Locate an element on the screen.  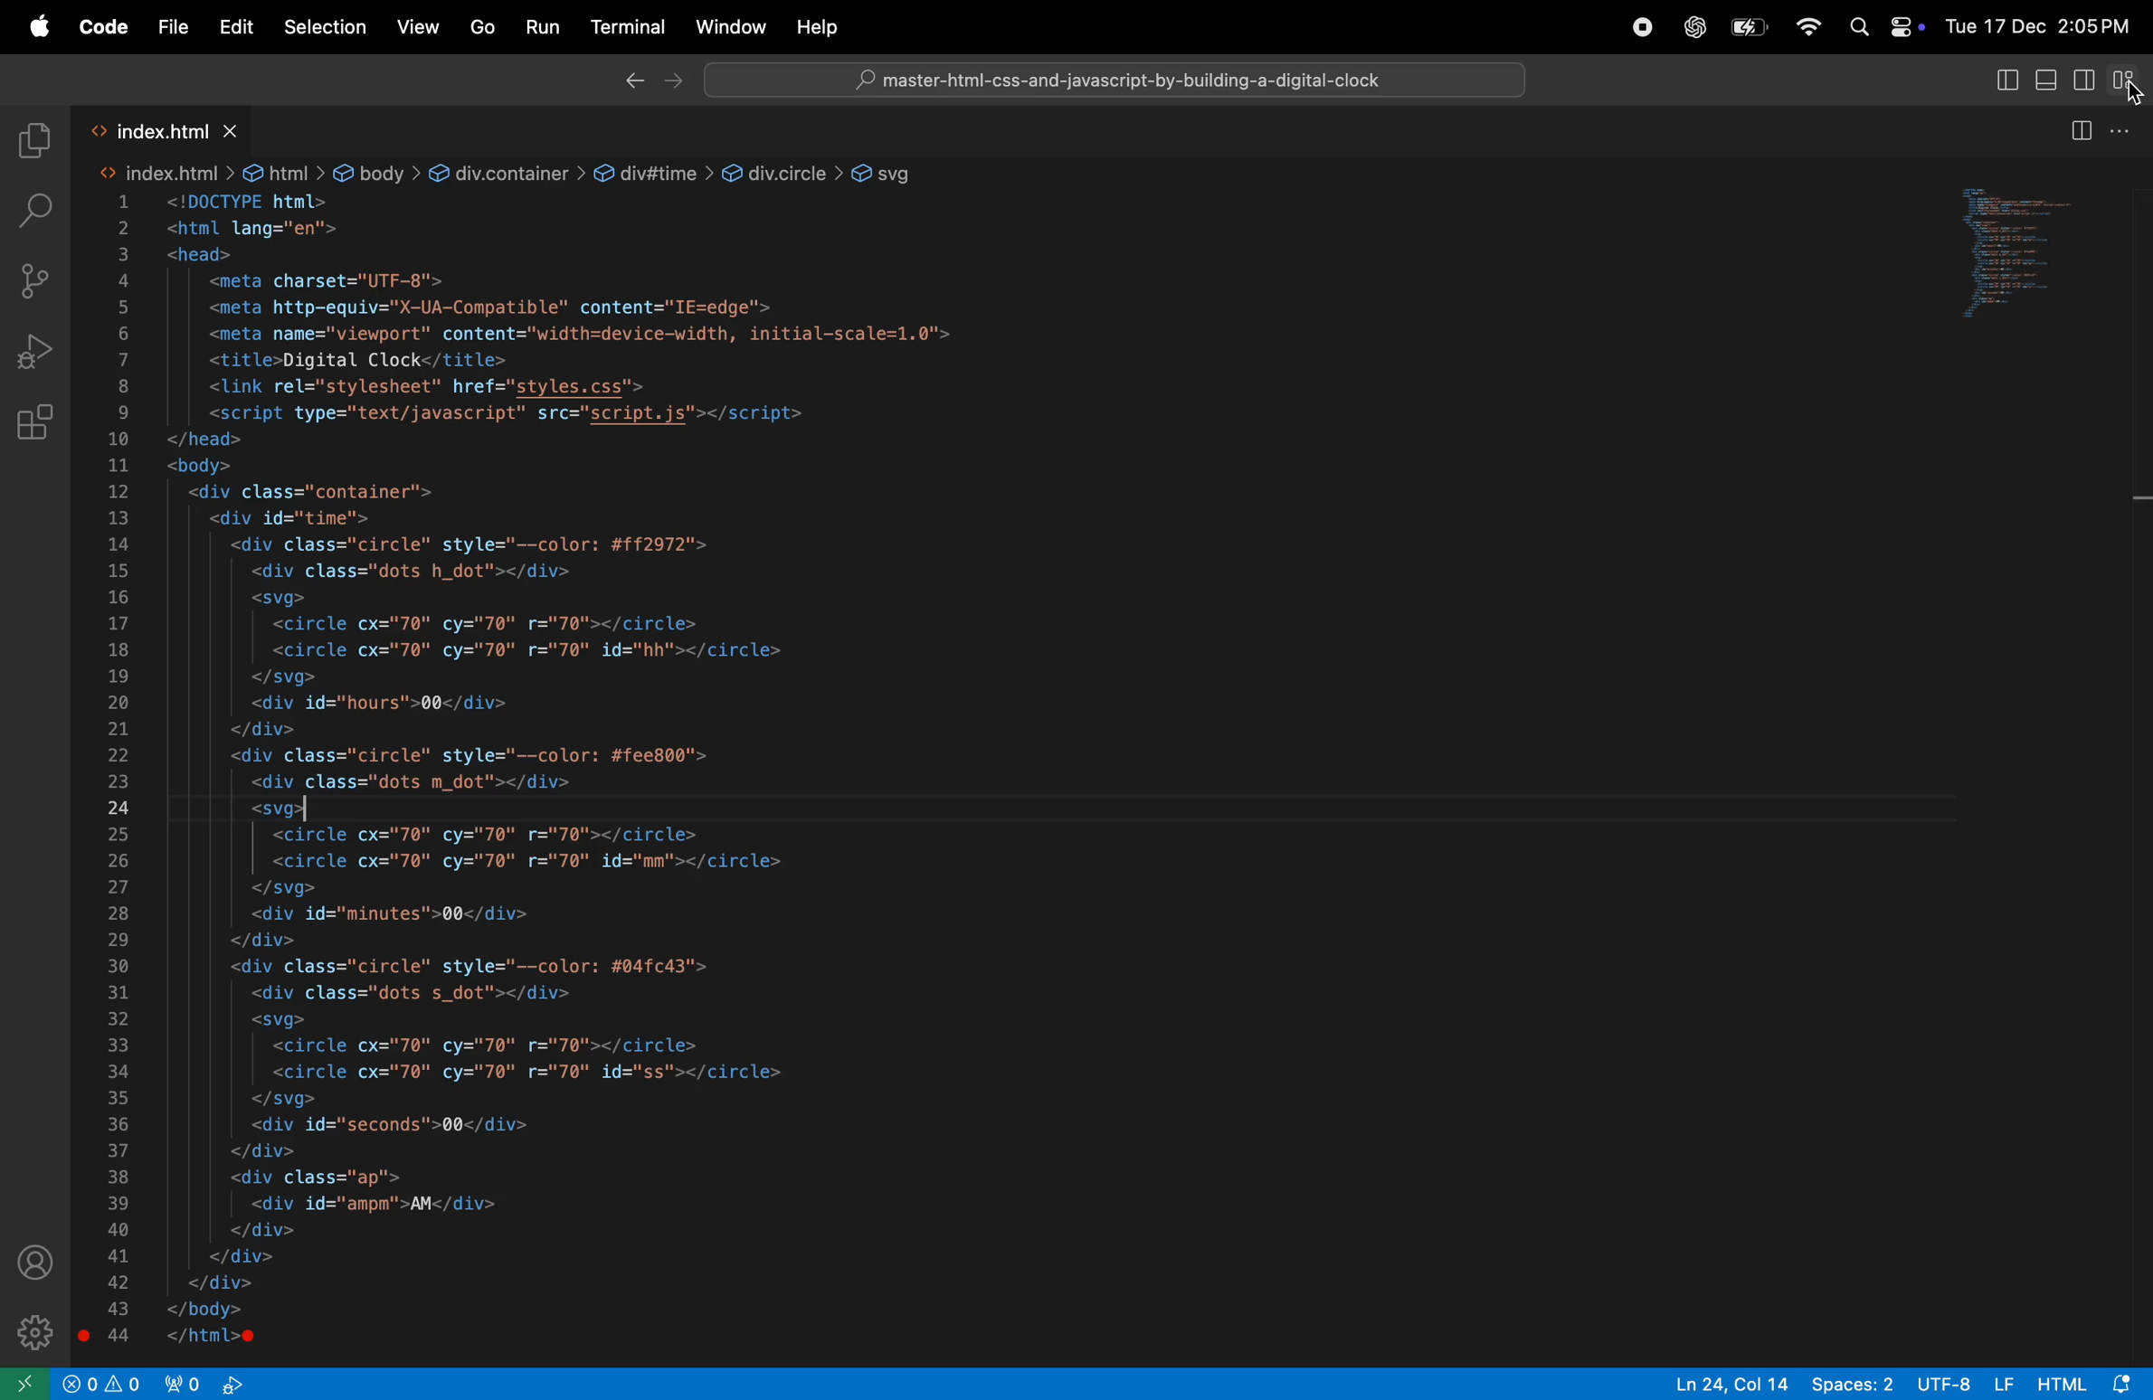
cursor is located at coordinates (2131, 99).